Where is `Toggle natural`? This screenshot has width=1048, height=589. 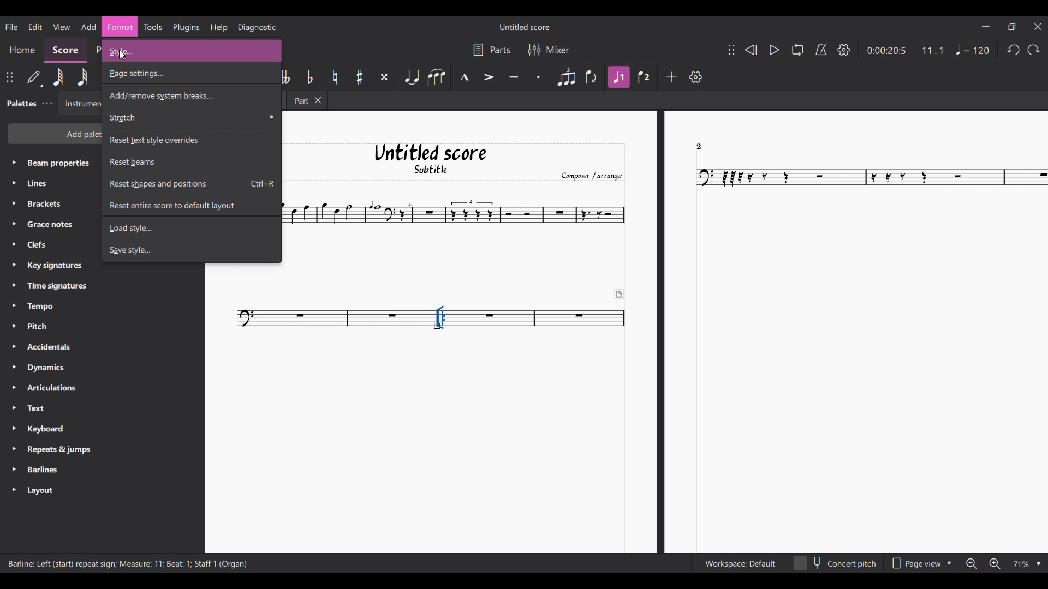 Toggle natural is located at coordinates (335, 77).